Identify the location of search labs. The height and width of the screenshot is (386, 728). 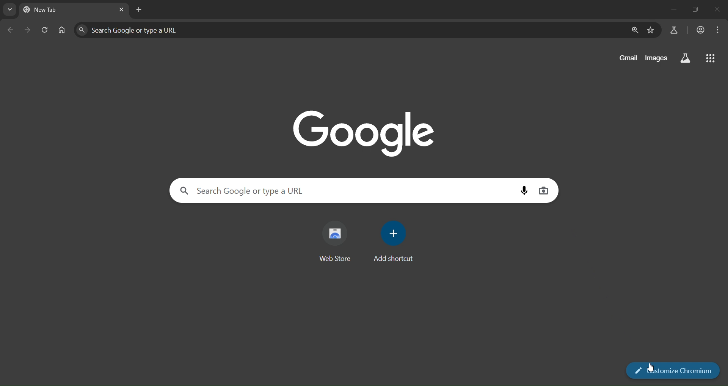
(673, 30).